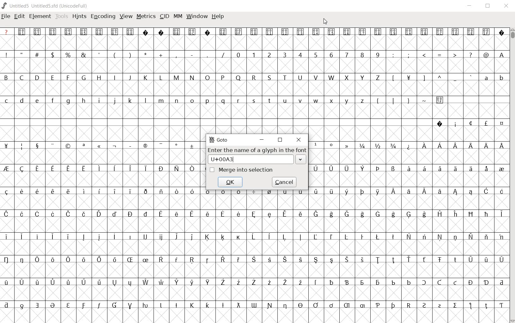 The height and width of the screenshot is (323, 515). Describe the element at coordinates (177, 236) in the screenshot. I see `Symbol` at that location.